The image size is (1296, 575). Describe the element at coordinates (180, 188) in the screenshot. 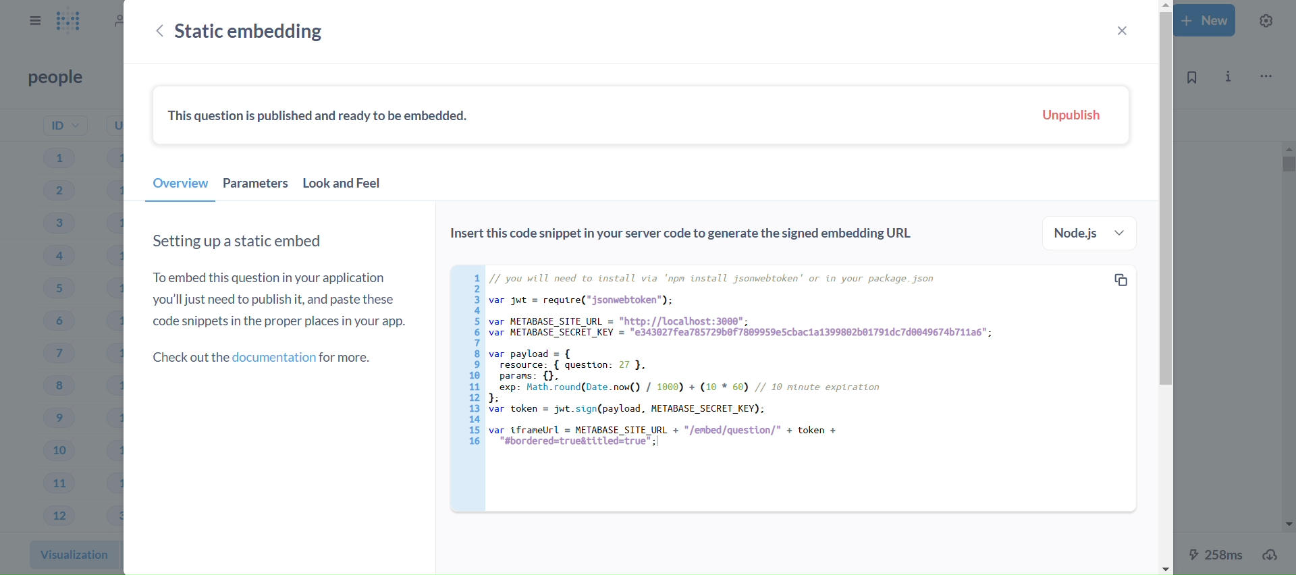

I see `overview` at that location.